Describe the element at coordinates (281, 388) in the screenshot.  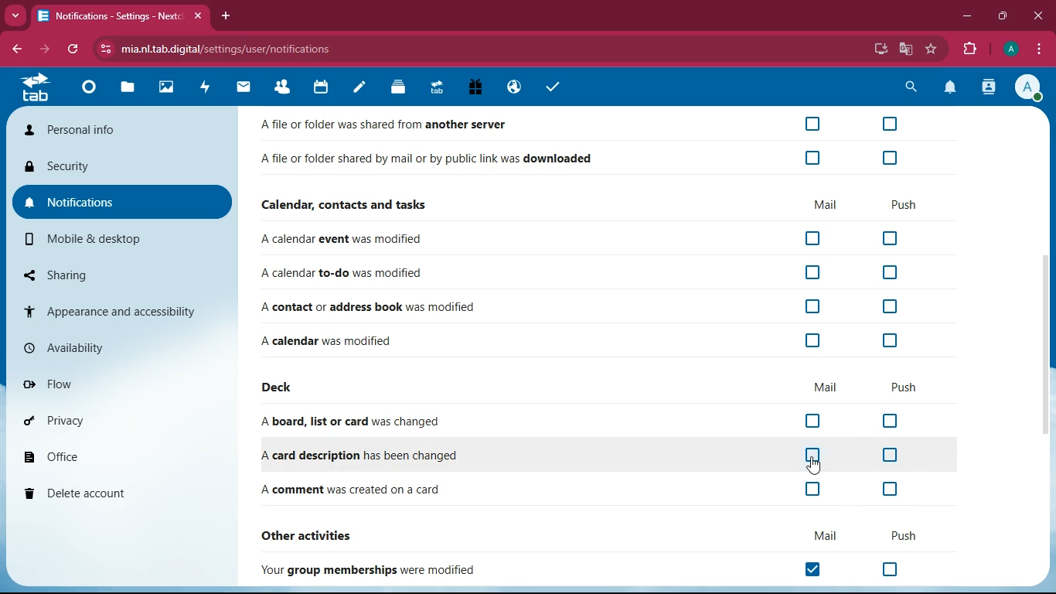
I see `deck` at that location.